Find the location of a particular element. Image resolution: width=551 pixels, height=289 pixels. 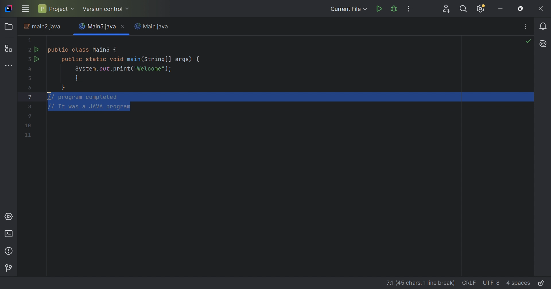

More tool windows is located at coordinates (8, 66).